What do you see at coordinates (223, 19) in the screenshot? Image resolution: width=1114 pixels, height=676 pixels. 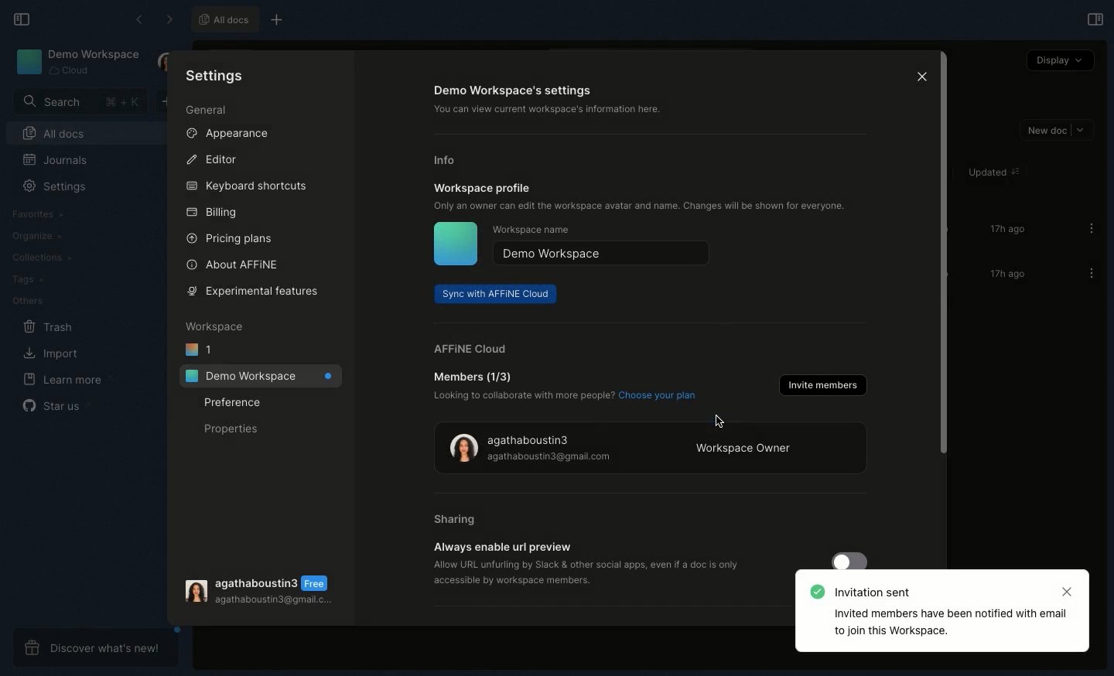 I see `All docs` at bounding box center [223, 19].